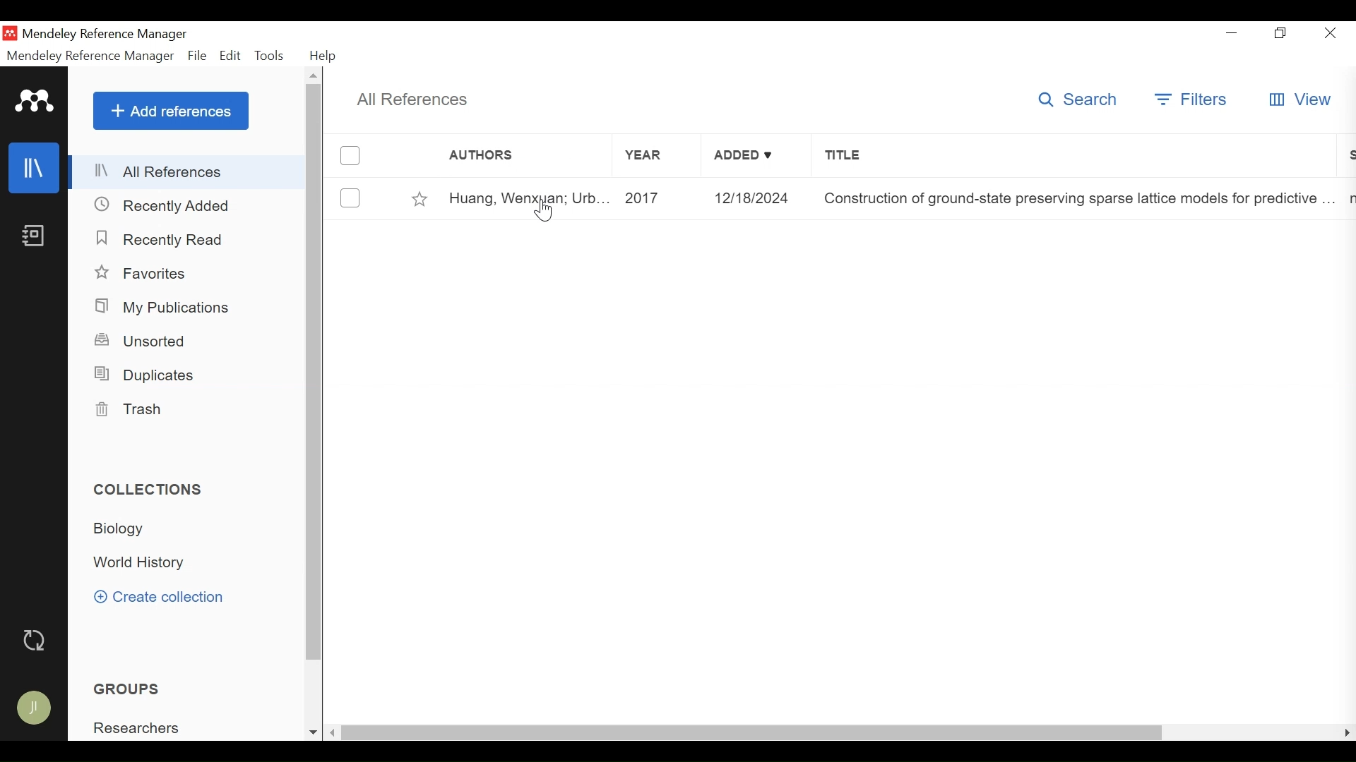 This screenshot has height=762, width=1356. What do you see at coordinates (1078, 99) in the screenshot?
I see `Search` at bounding box center [1078, 99].